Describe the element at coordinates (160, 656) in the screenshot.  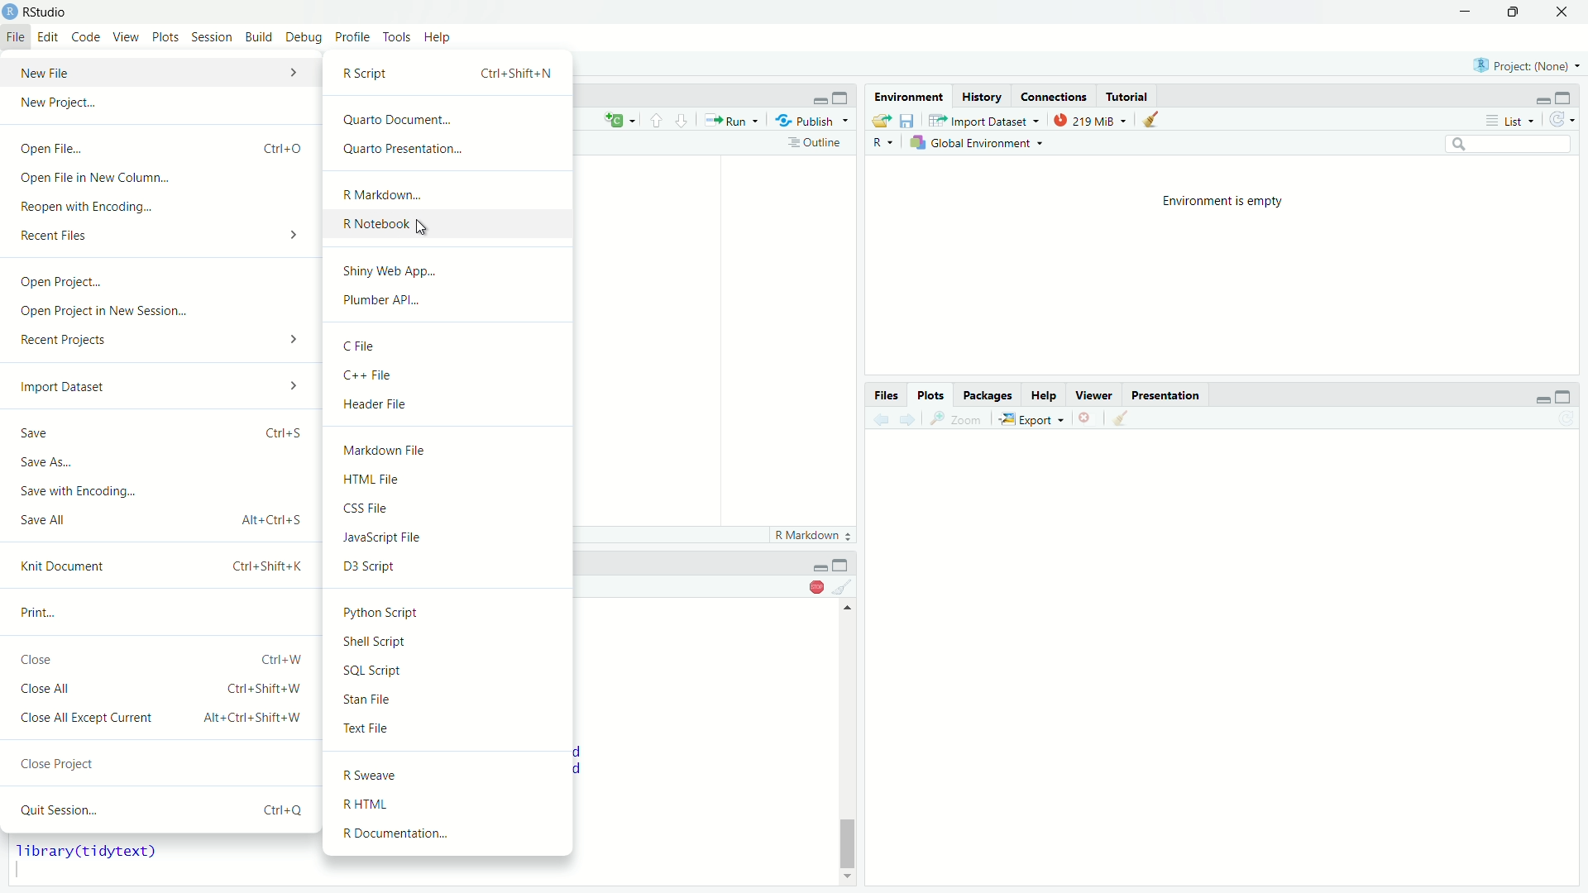
I see `Close` at that location.